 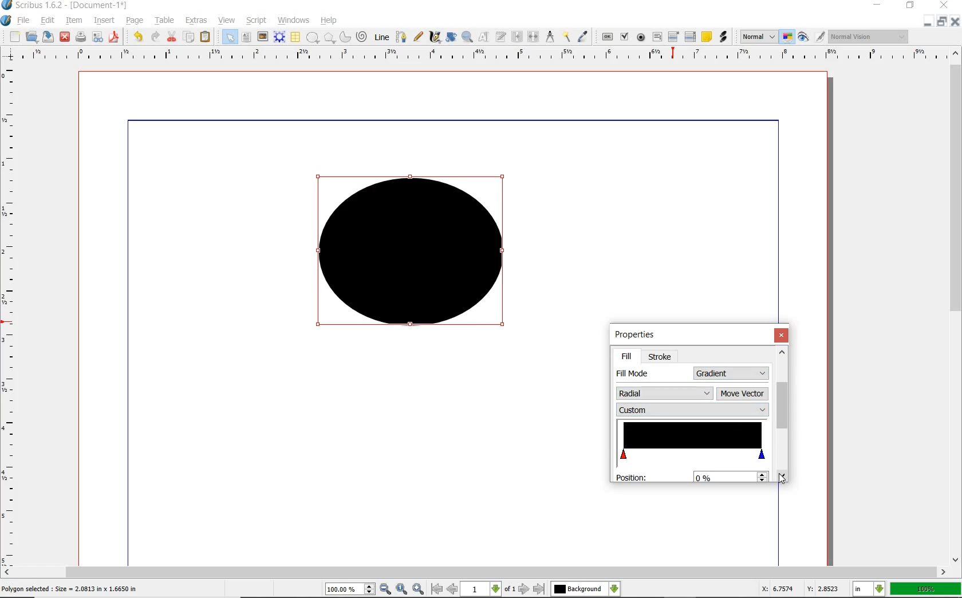 I want to click on ITEM, so click(x=74, y=19).